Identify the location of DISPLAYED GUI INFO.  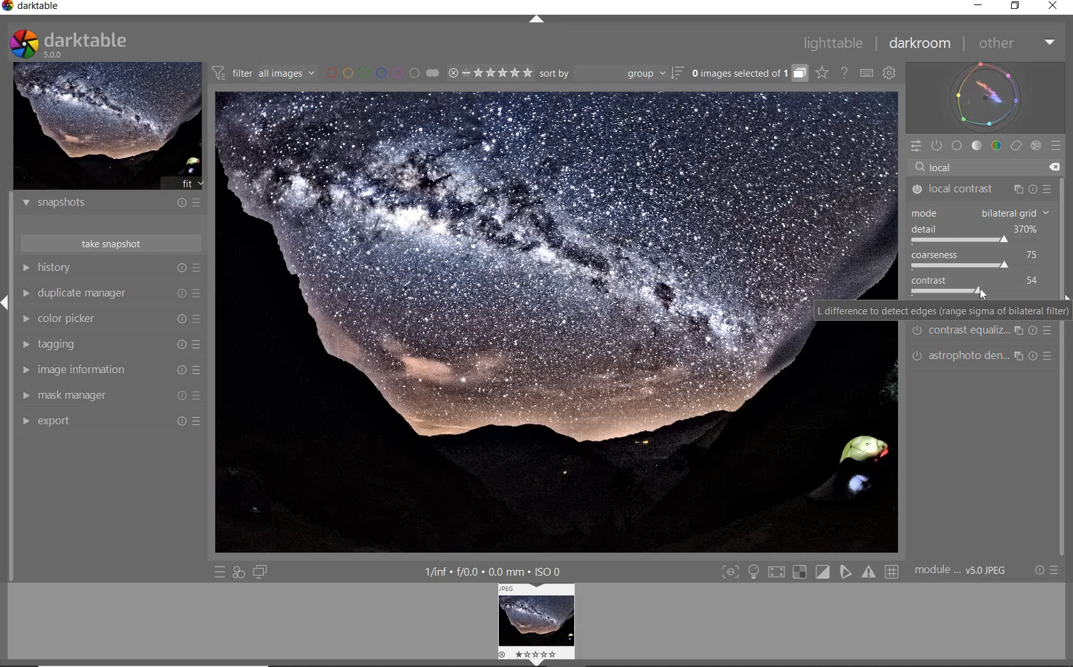
(492, 571).